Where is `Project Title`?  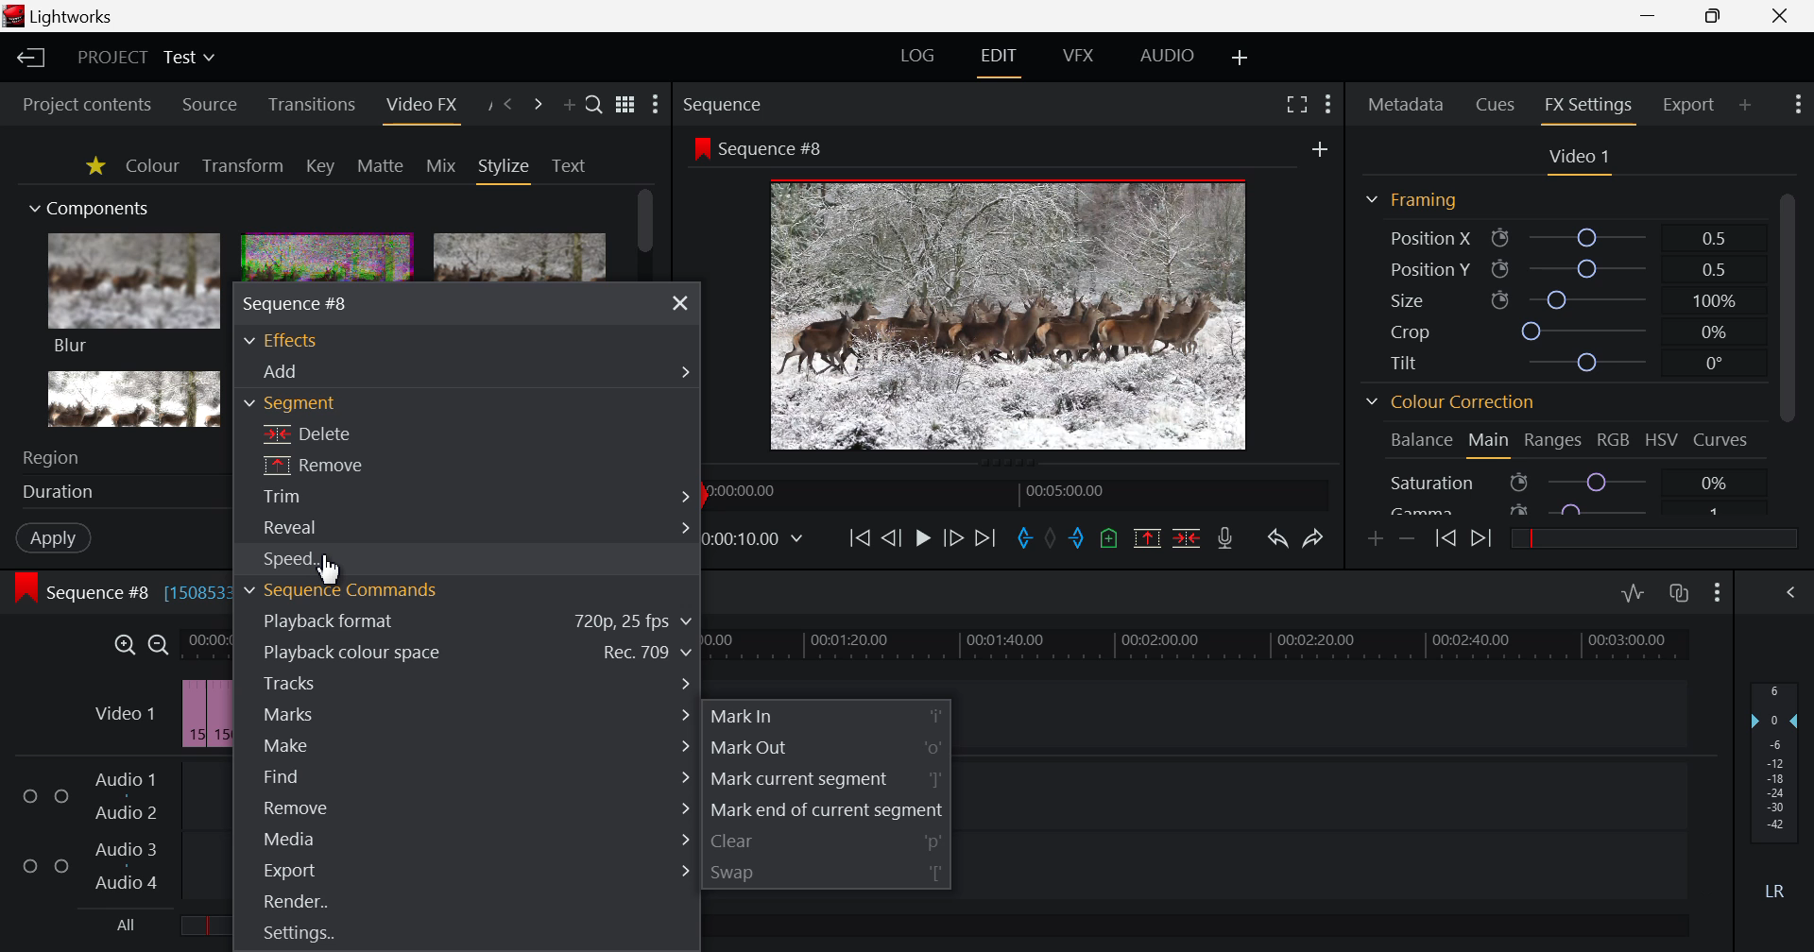
Project Title is located at coordinates (149, 57).